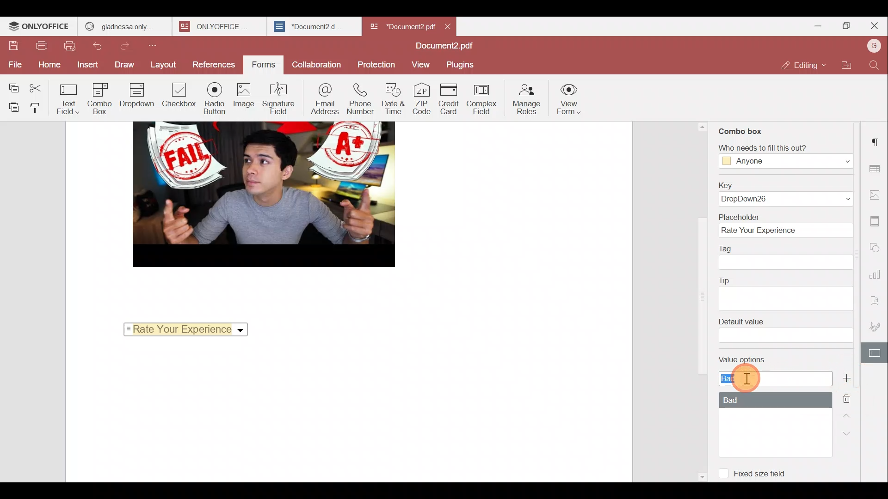 The image size is (888, 499). Describe the element at coordinates (877, 299) in the screenshot. I see `Text Art settings` at that location.